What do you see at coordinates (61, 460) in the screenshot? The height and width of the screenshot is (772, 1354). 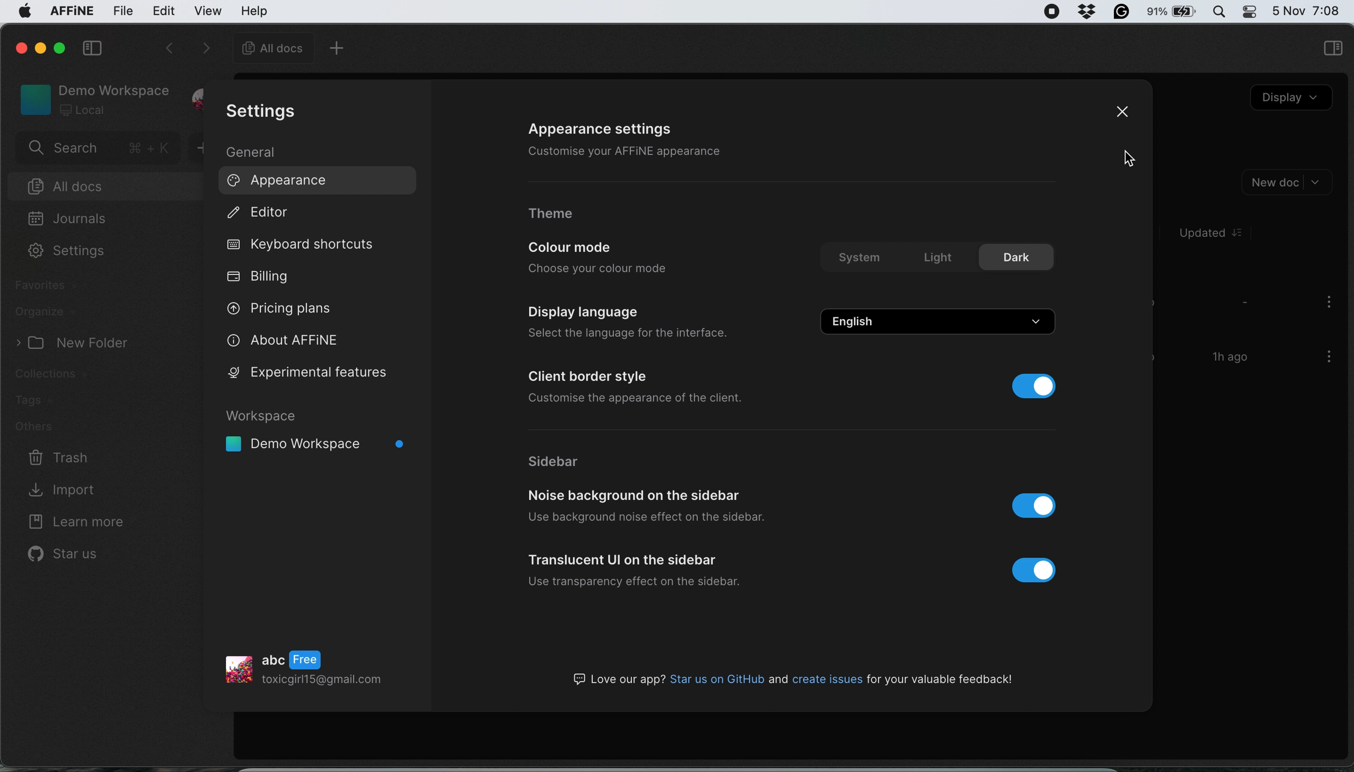 I see `trash` at bounding box center [61, 460].